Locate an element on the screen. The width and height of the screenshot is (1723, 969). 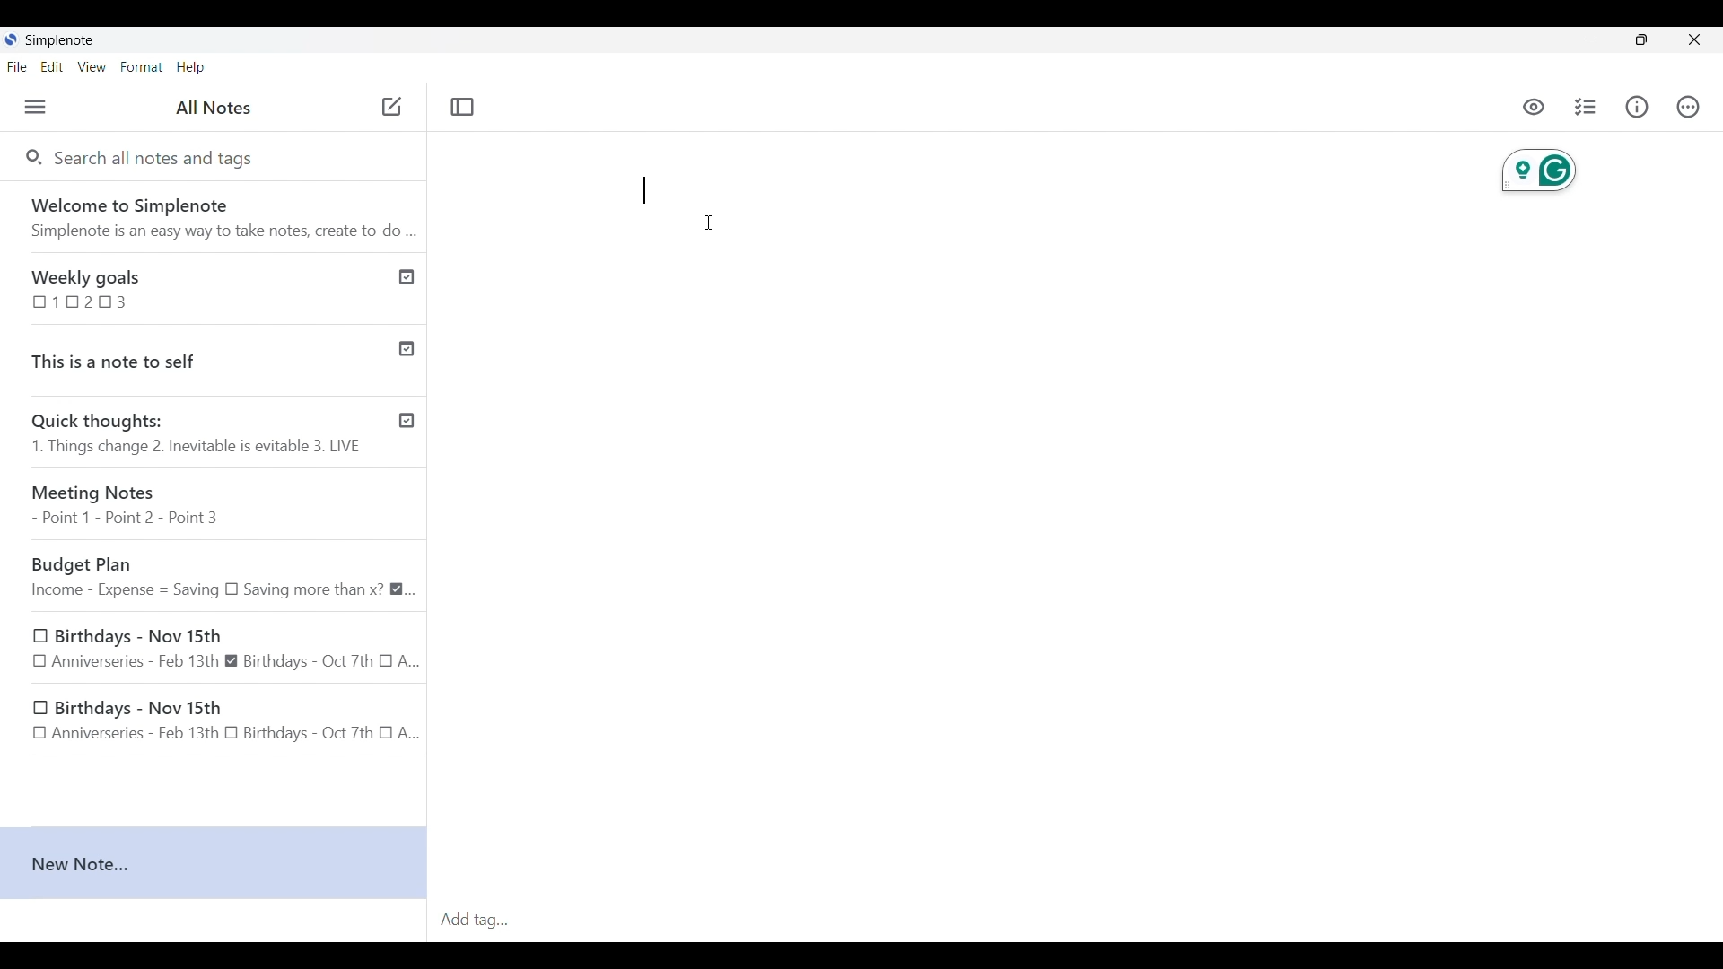
Software name is located at coordinates (59, 40).